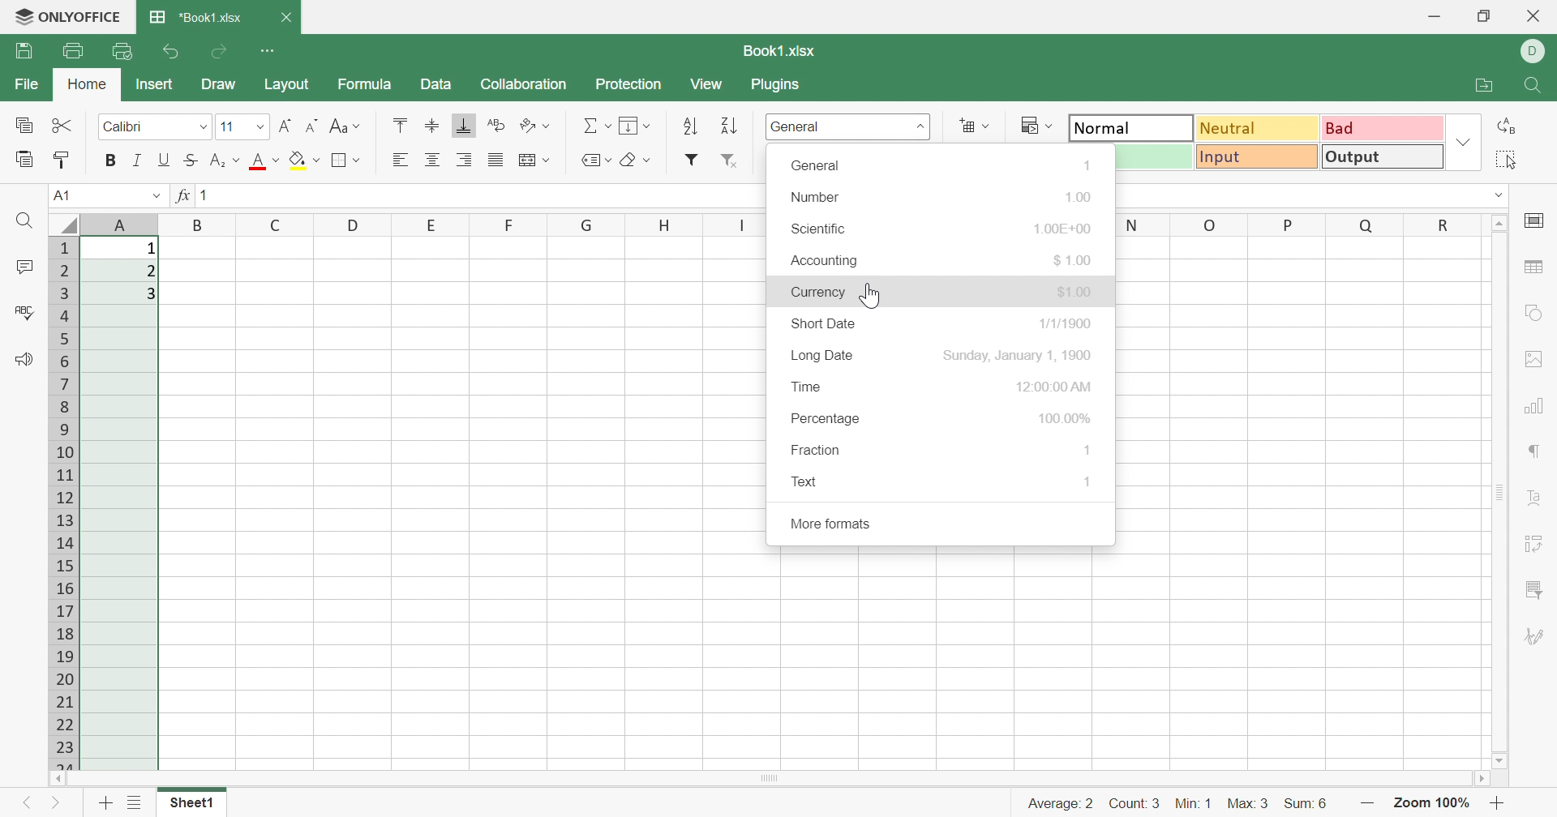 The height and width of the screenshot is (817, 1557). I want to click on 2, so click(150, 272).